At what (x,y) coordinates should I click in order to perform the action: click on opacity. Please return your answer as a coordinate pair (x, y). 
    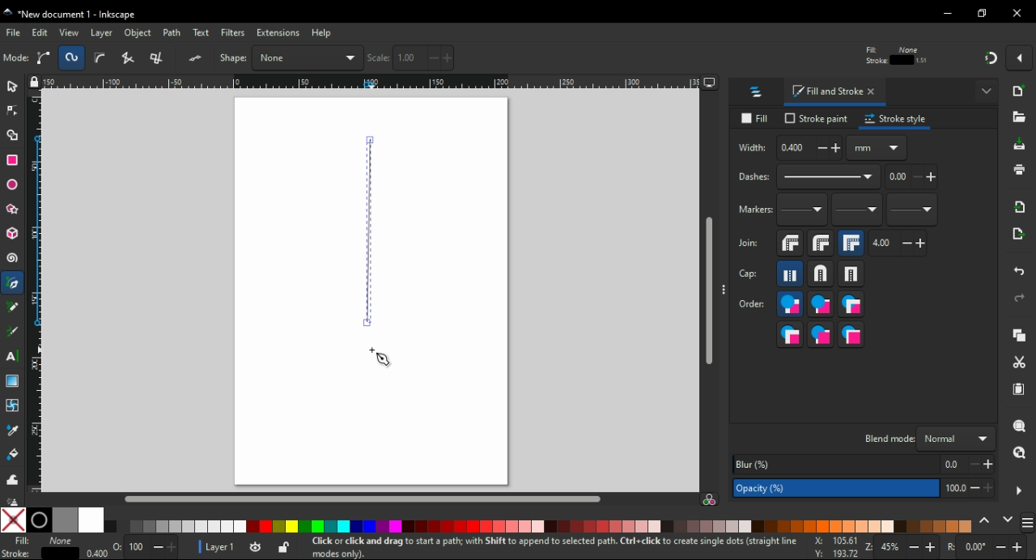
    Looking at the image, I should click on (862, 490).